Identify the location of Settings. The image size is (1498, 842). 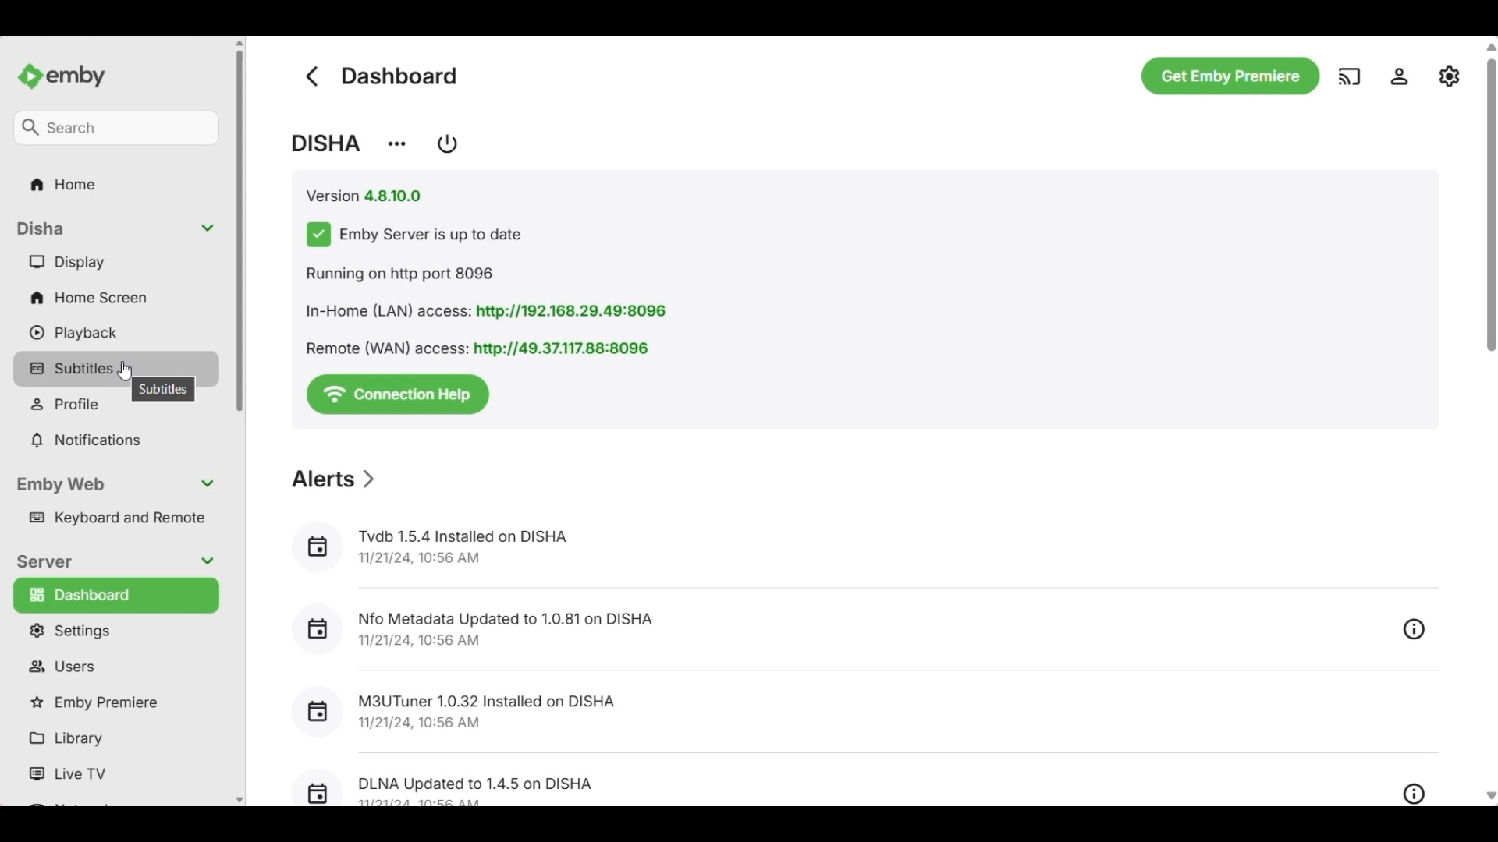
(119, 631).